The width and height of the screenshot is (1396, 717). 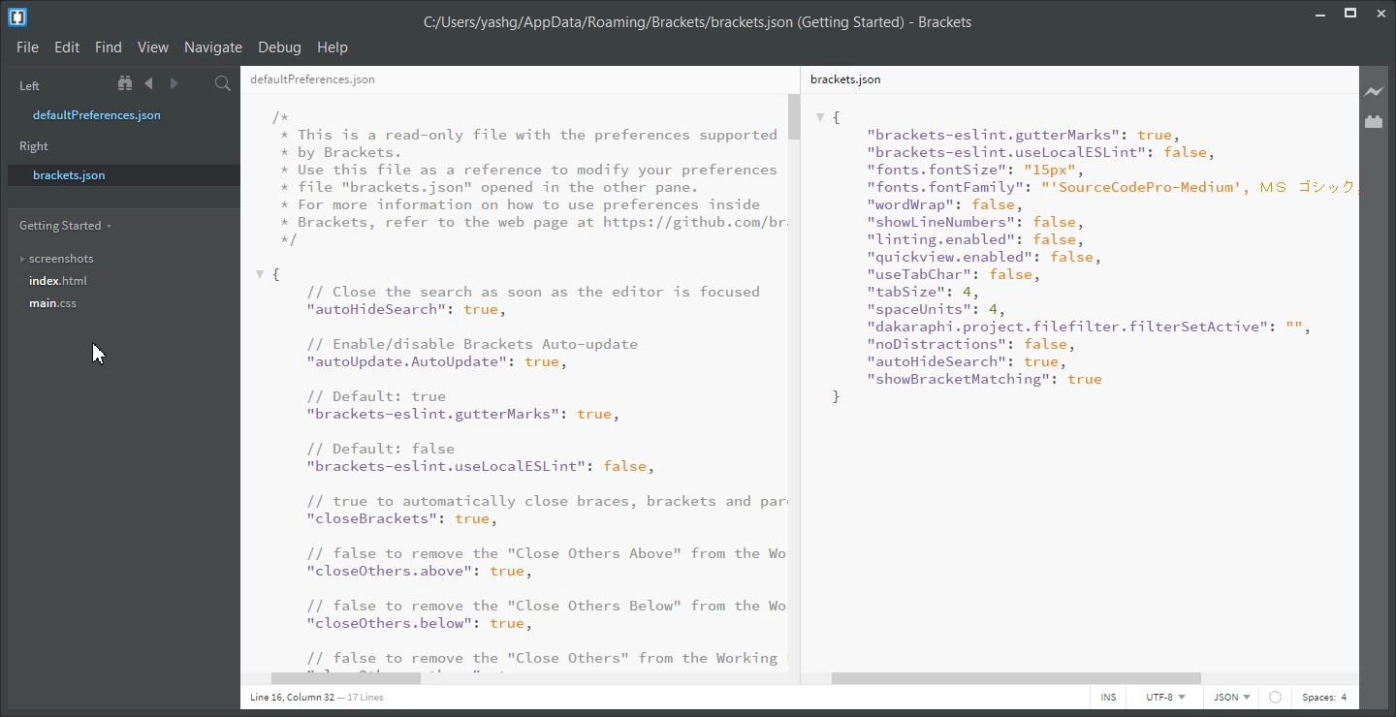 What do you see at coordinates (701, 23) in the screenshot?
I see `C:/Users/yashg/AppData/Roaming/Brackets/brackets json (Getting Started) - Brackets` at bounding box center [701, 23].